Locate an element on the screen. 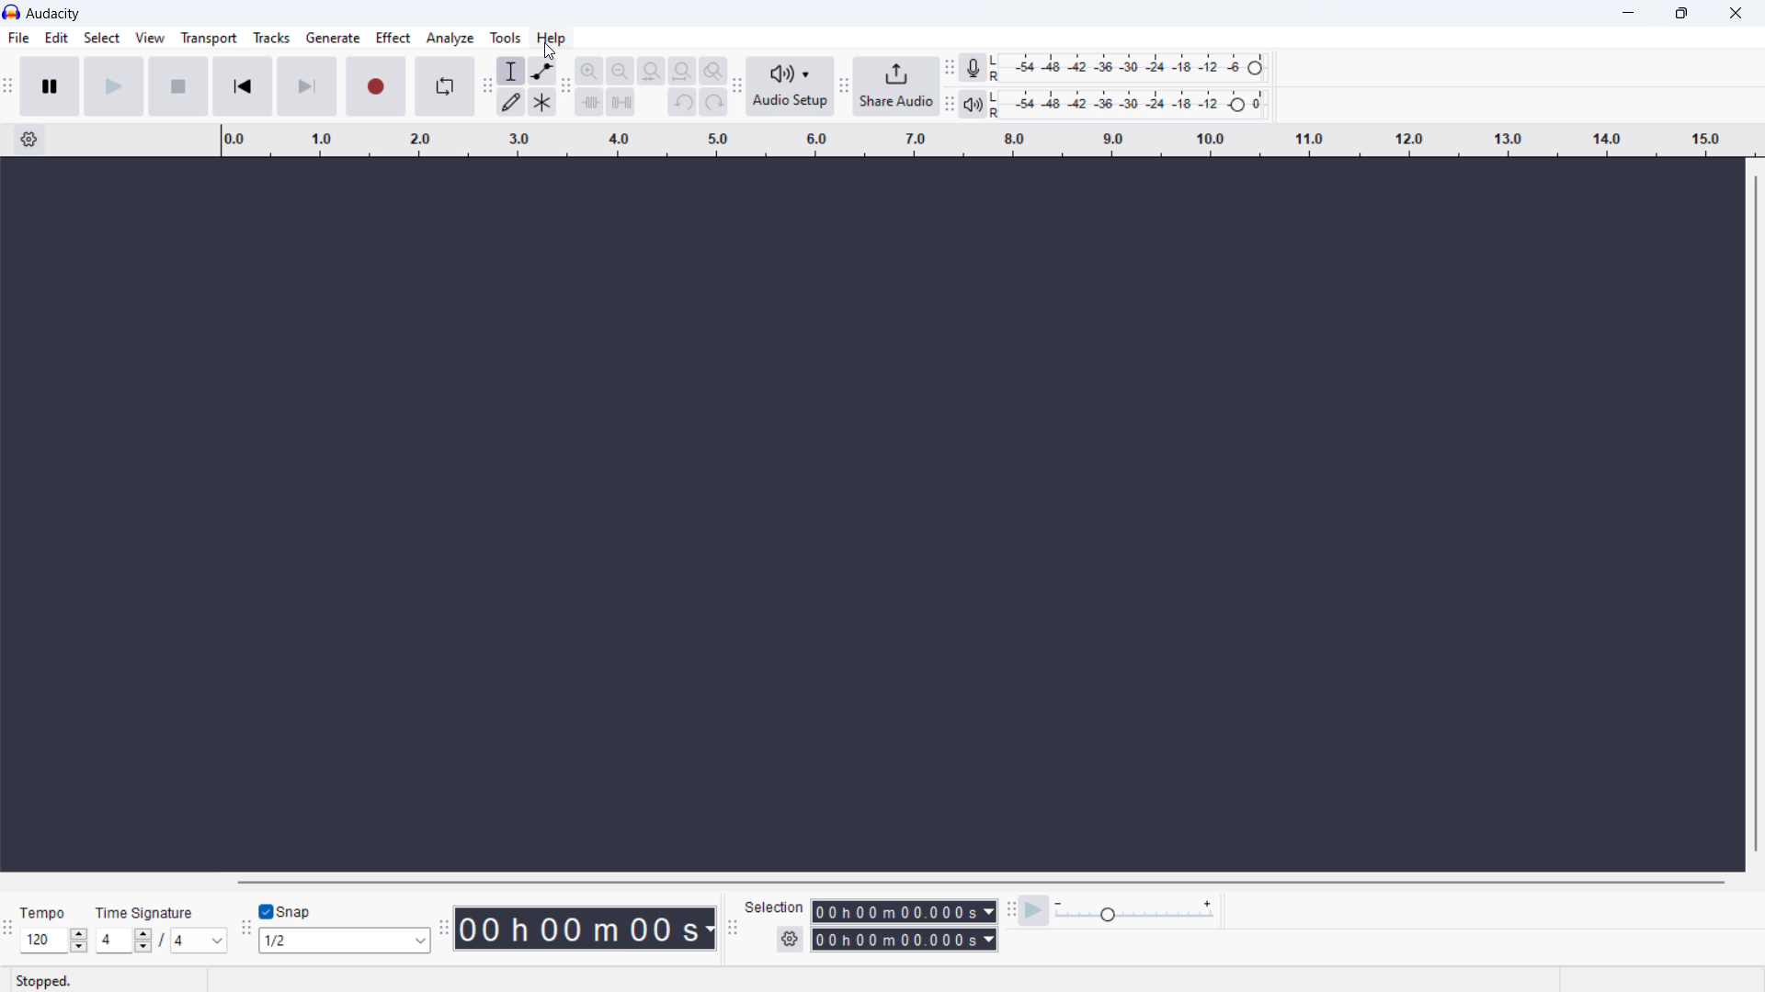 This screenshot has height=992, width=1765. share audio toolbar is located at coordinates (846, 86).